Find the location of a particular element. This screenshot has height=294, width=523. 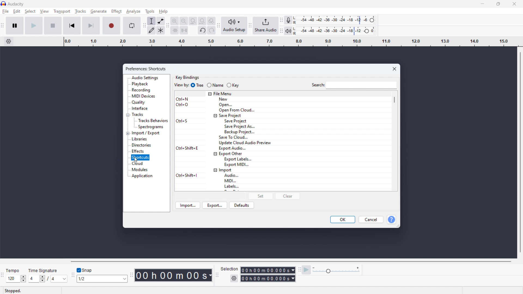

Indicates section for duration of selection is located at coordinates (229, 269).